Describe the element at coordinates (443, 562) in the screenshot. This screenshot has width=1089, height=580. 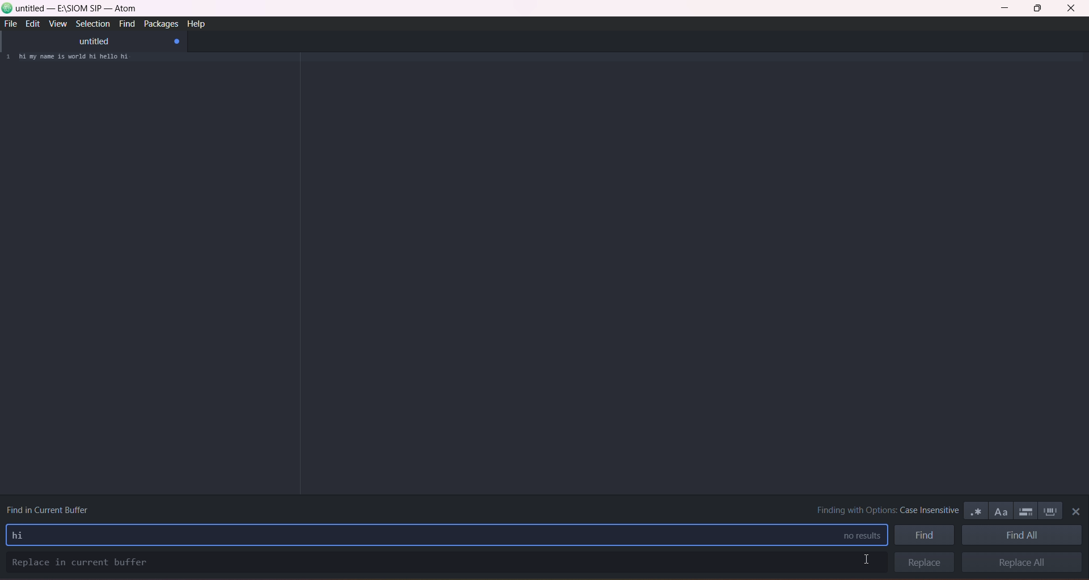
I see `replace type area` at that location.